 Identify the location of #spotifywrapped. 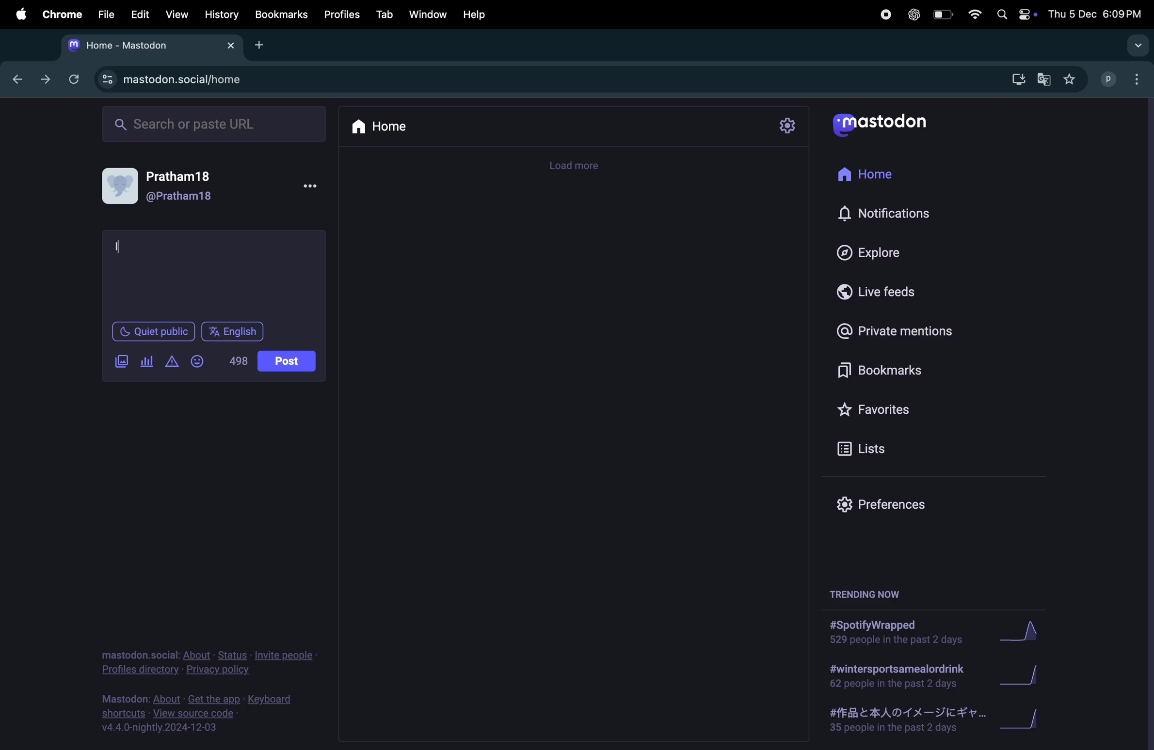
(899, 632).